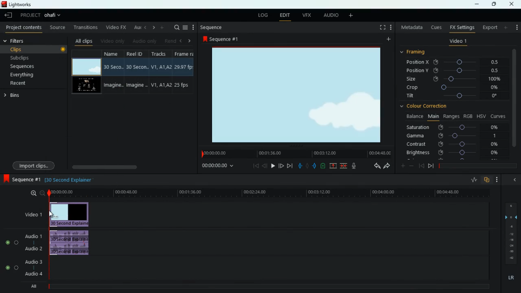  I want to click on minimize, so click(478, 4).